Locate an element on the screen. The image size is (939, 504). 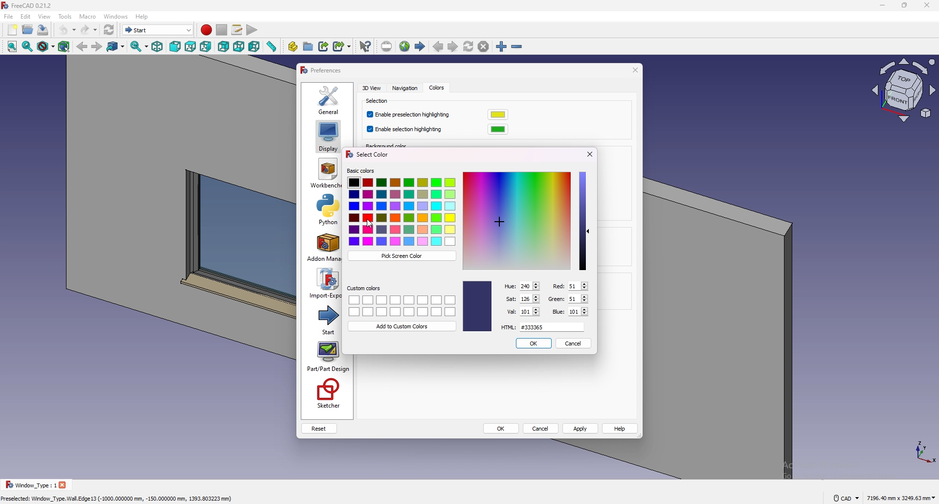
Select Color is located at coordinates (366, 154).